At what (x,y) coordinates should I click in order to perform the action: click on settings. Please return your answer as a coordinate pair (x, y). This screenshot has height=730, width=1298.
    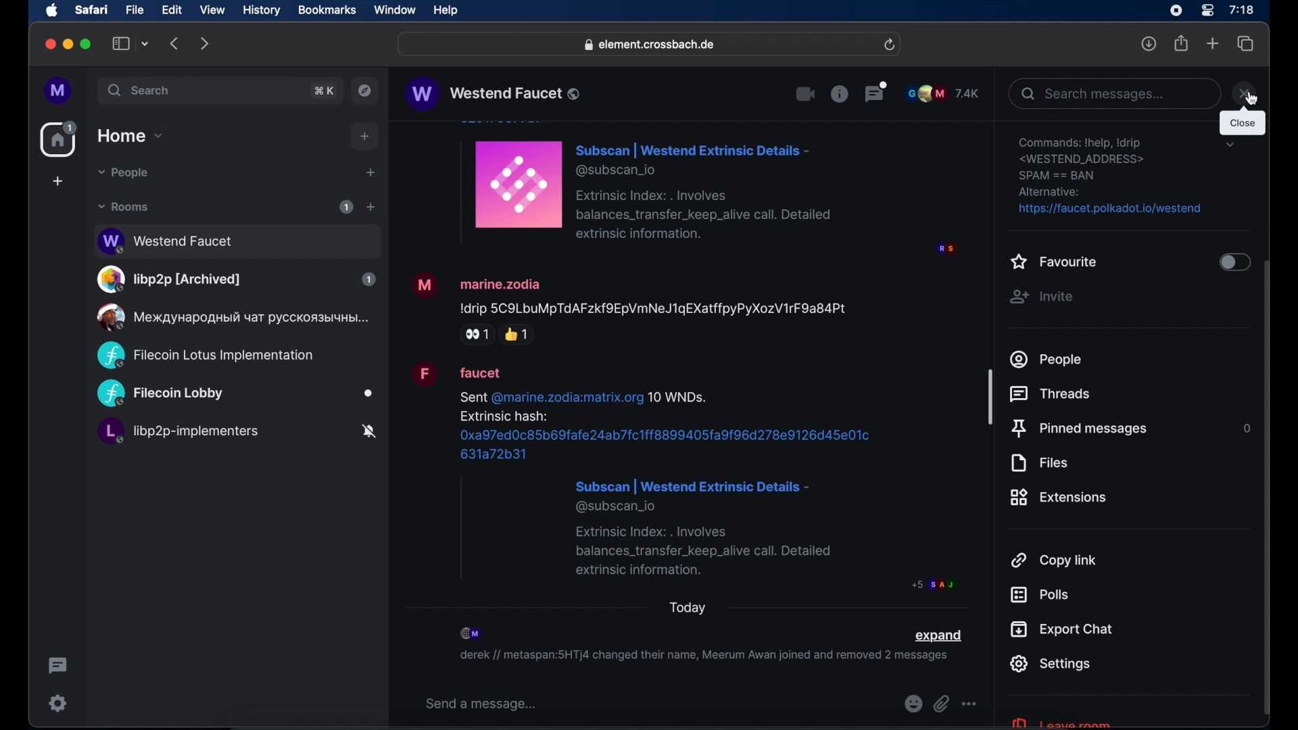
    Looking at the image, I should click on (59, 703).